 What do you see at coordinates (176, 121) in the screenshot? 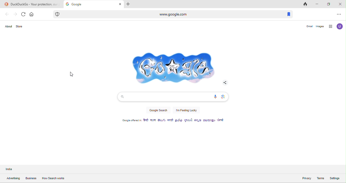
I see `google offered in different type of language` at bounding box center [176, 121].